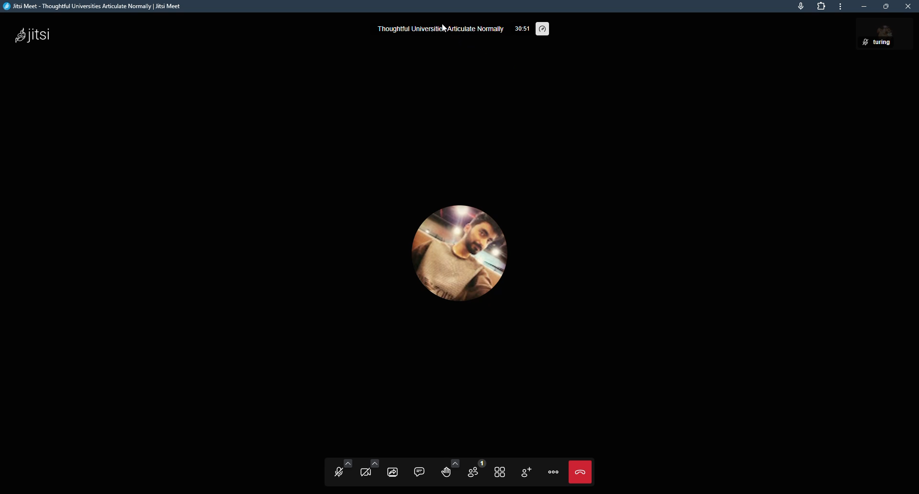 Image resolution: width=919 pixels, height=494 pixels. What do you see at coordinates (555, 472) in the screenshot?
I see `more actions` at bounding box center [555, 472].